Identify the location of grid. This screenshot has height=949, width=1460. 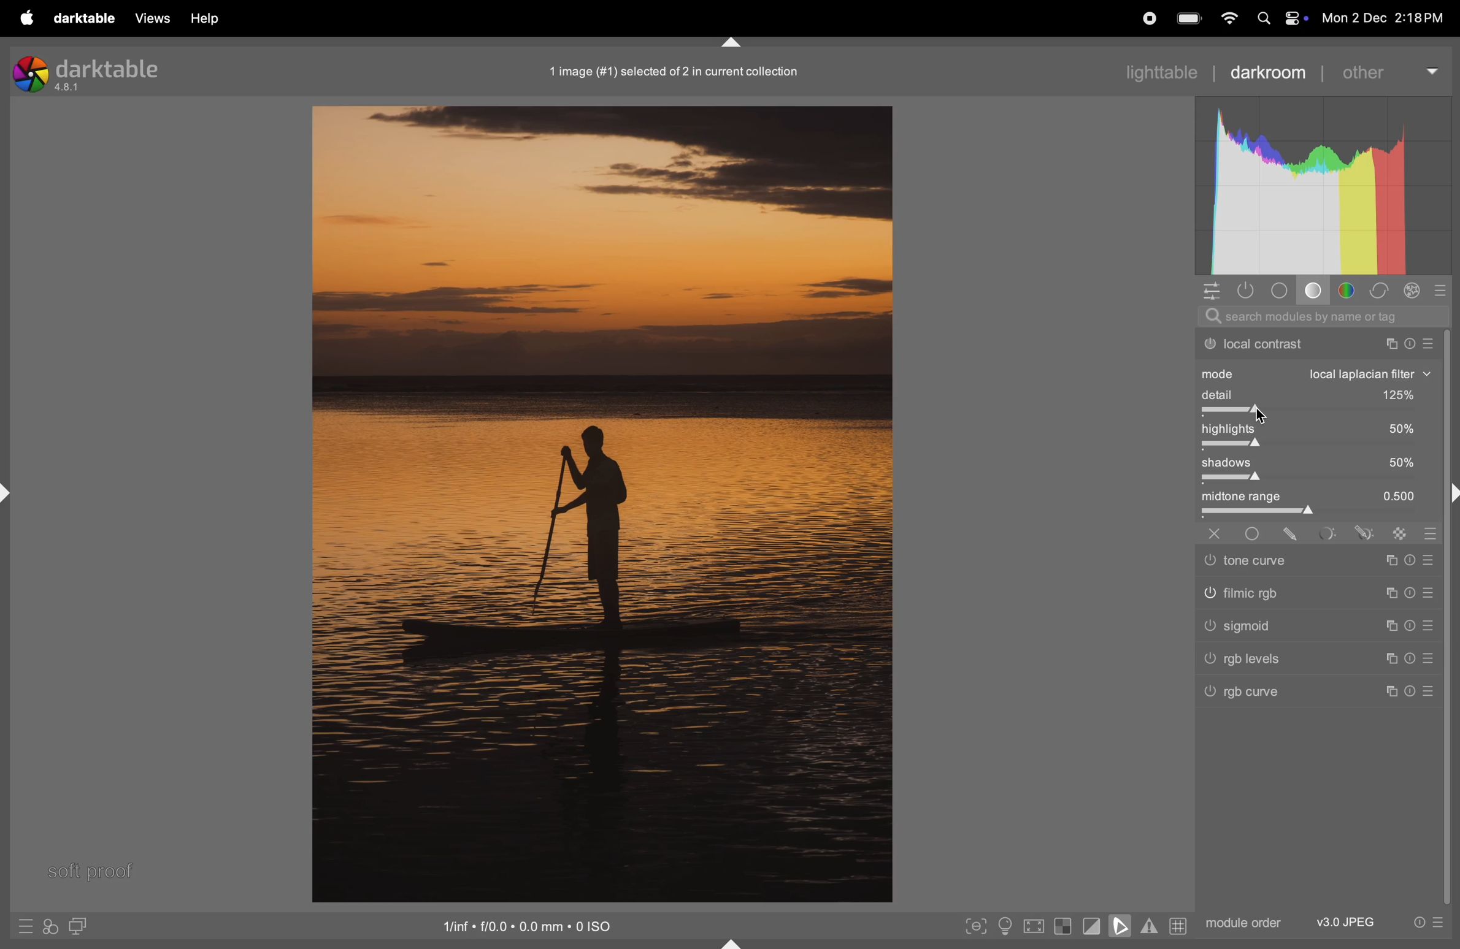
(1177, 924).